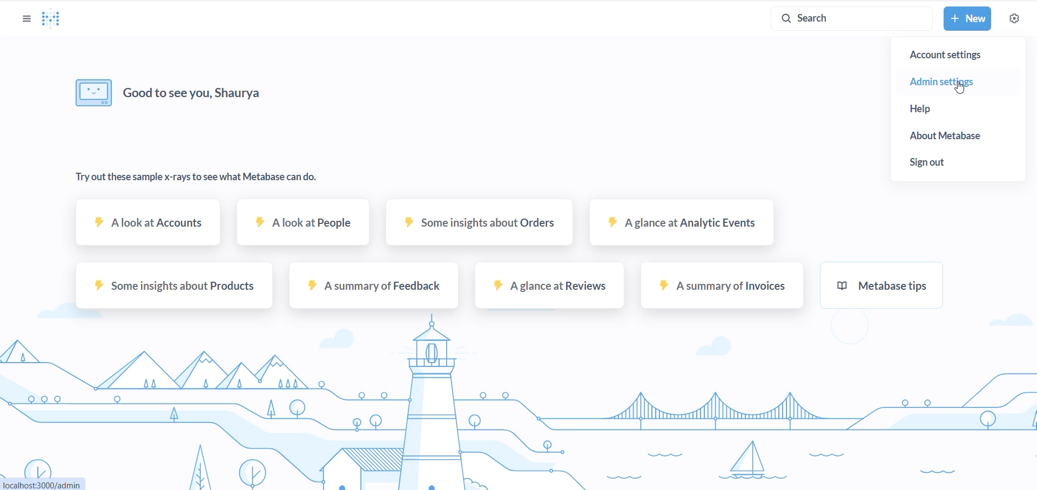 The image size is (1037, 490). What do you see at coordinates (960, 90) in the screenshot?
I see `cursor` at bounding box center [960, 90].